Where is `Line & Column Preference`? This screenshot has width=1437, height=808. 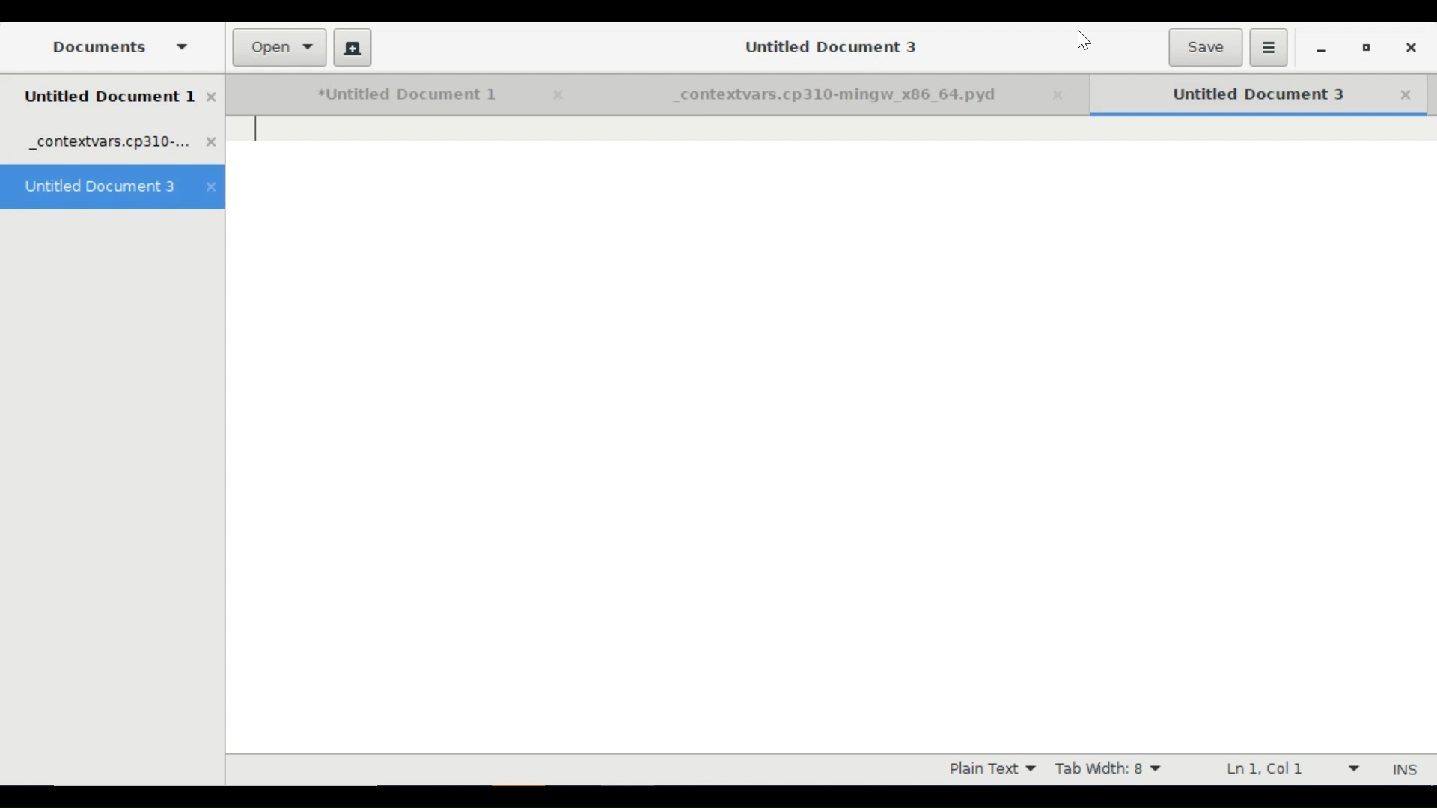
Line & Column Preference is located at coordinates (1291, 768).